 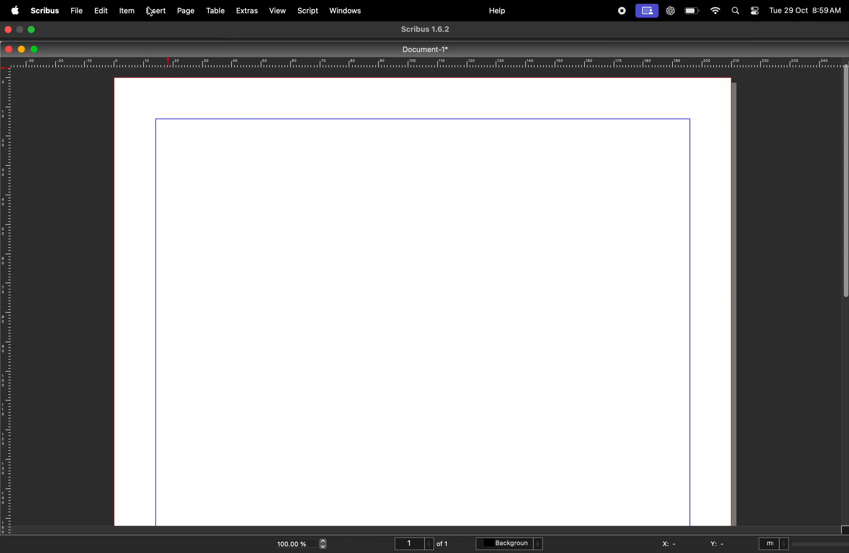 What do you see at coordinates (34, 29) in the screenshot?
I see `maximize window` at bounding box center [34, 29].